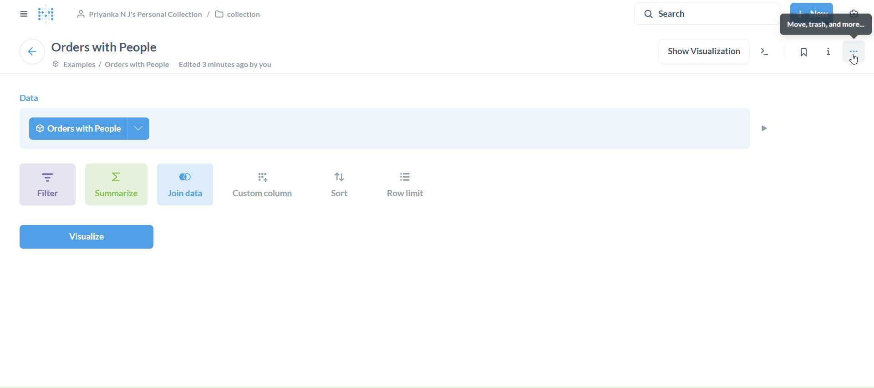 The height and width of the screenshot is (388, 874). Describe the element at coordinates (28, 97) in the screenshot. I see `data` at that location.